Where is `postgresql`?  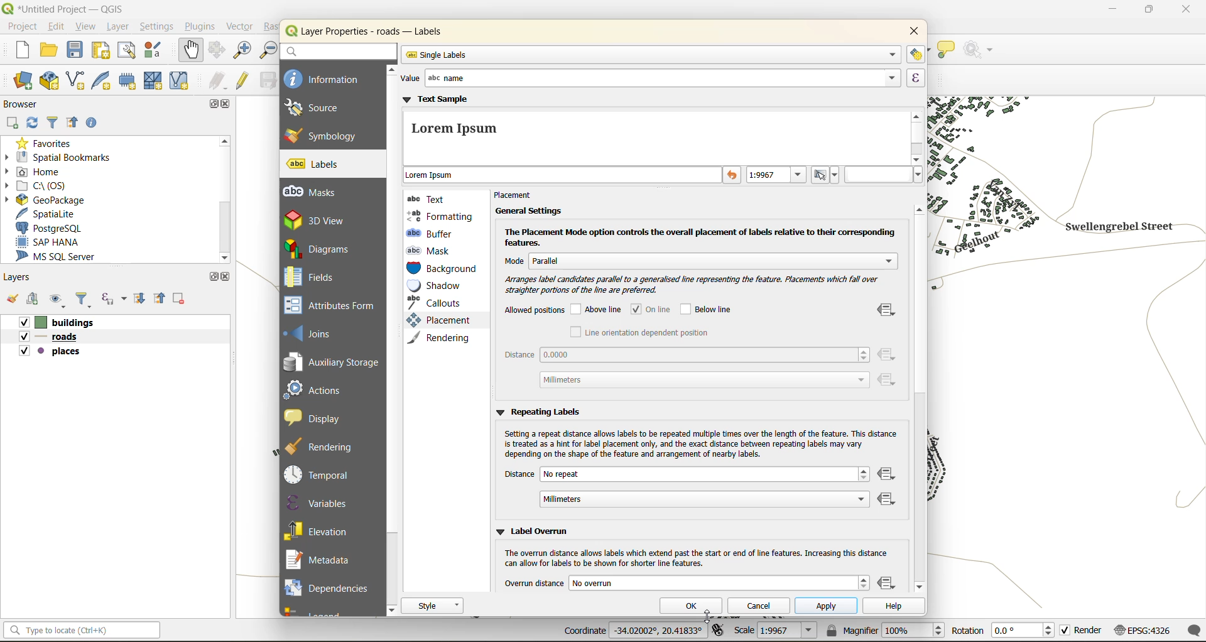 postgresql is located at coordinates (55, 226).